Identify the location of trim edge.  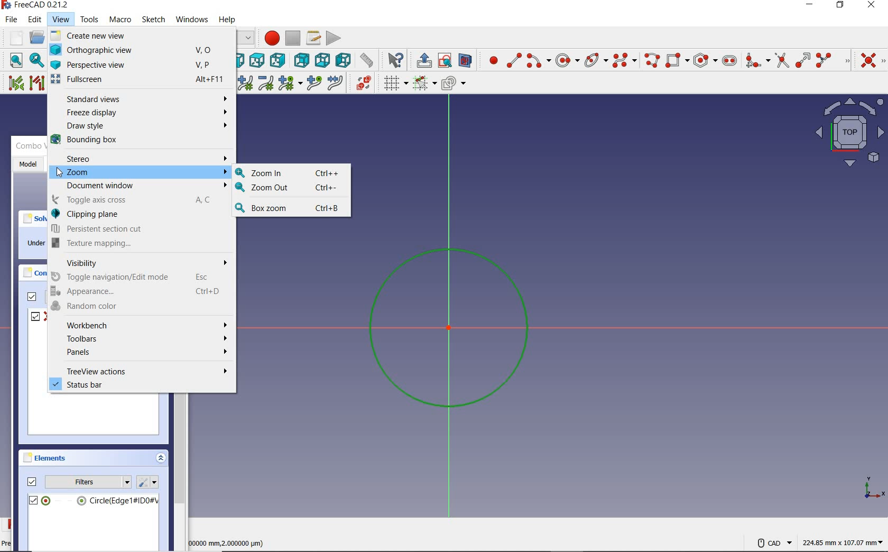
(781, 60).